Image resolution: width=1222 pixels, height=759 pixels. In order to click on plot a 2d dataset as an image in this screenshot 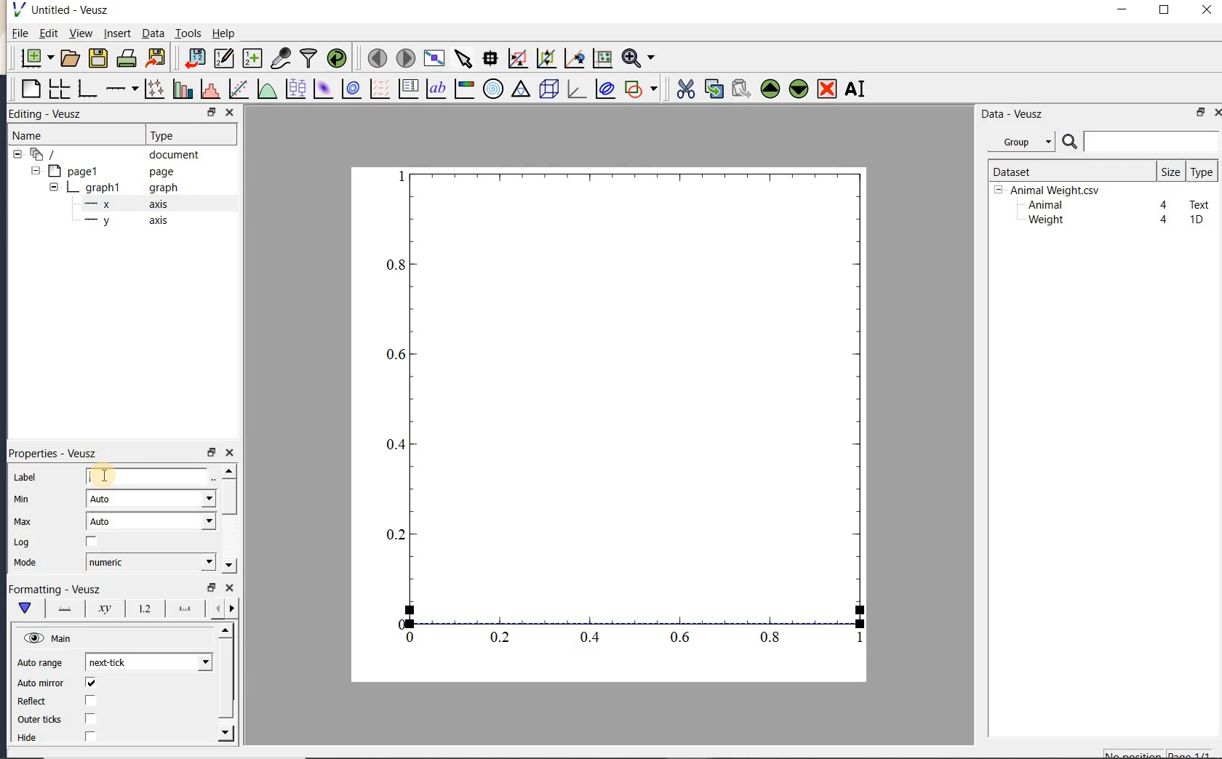, I will do `click(322, 89)`.